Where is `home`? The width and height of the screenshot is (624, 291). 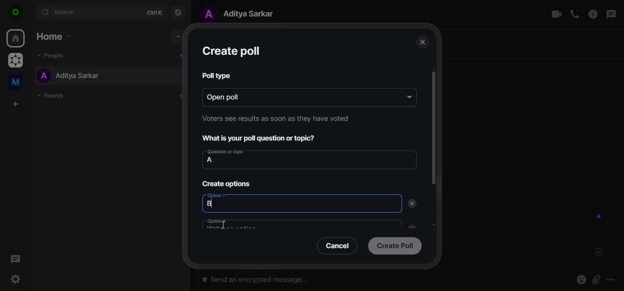
home is located at coordinates (53, 36).